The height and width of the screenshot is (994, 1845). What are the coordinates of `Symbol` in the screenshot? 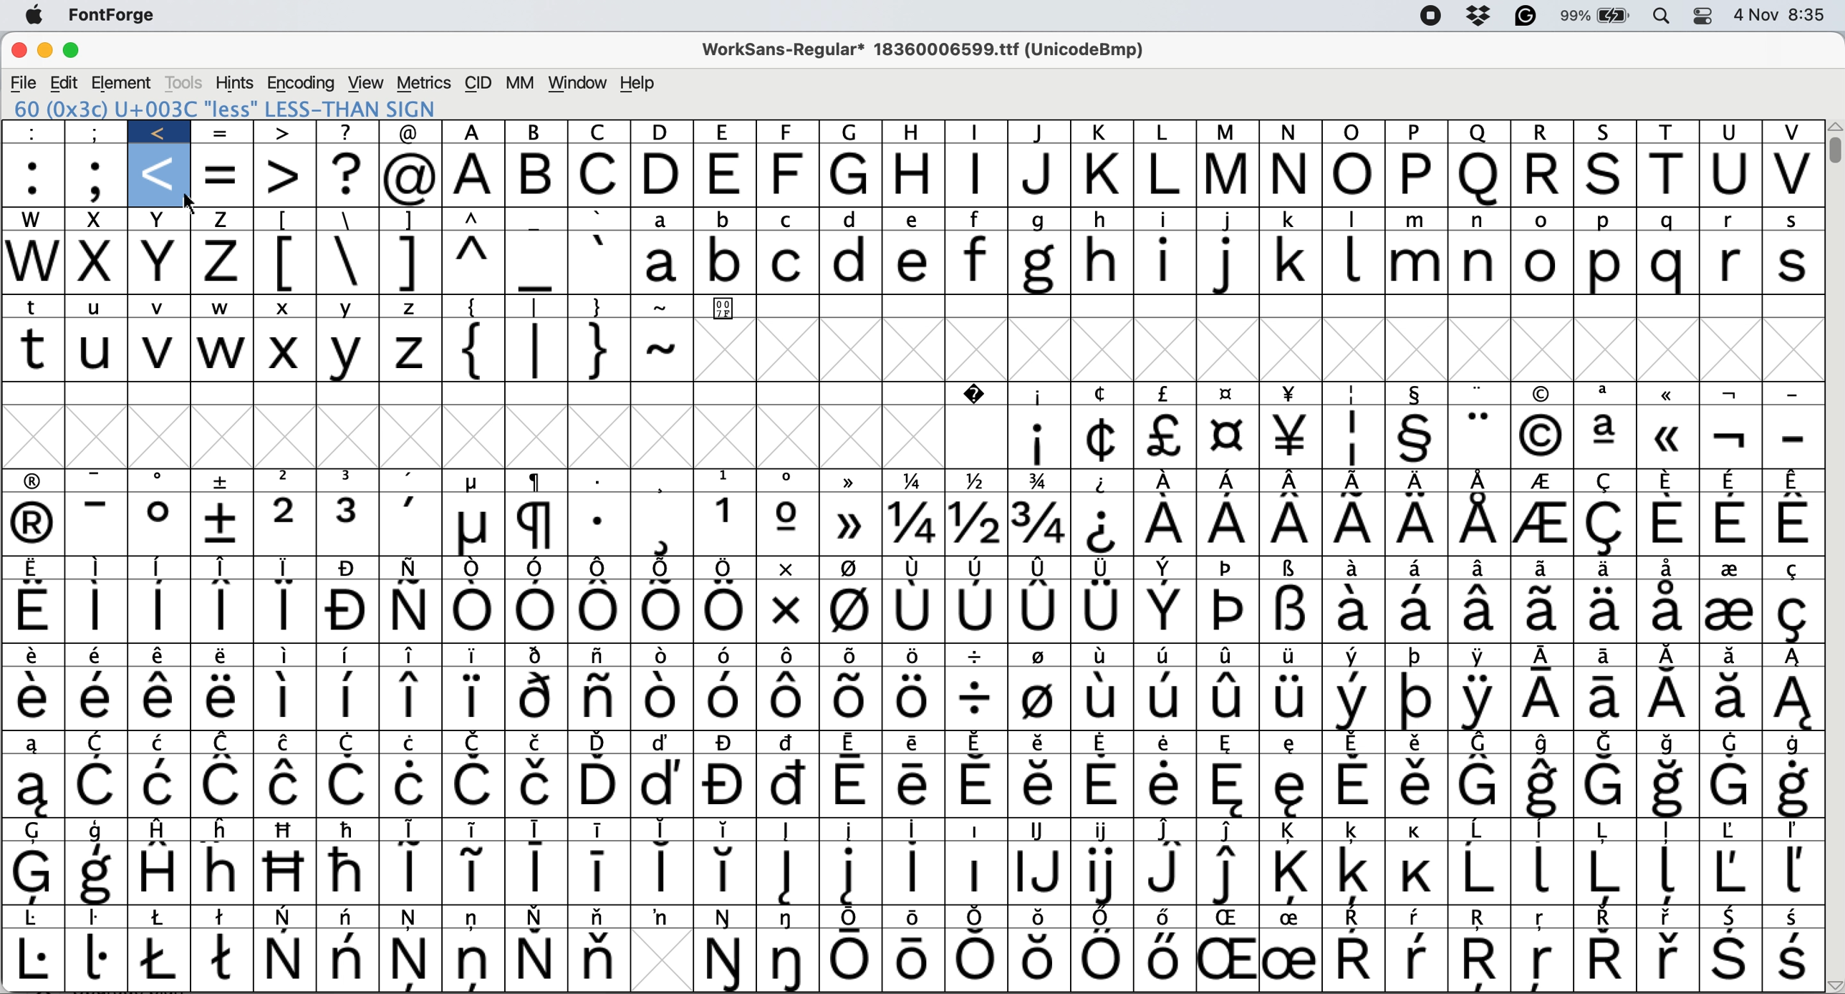 It's located at (353, 743).